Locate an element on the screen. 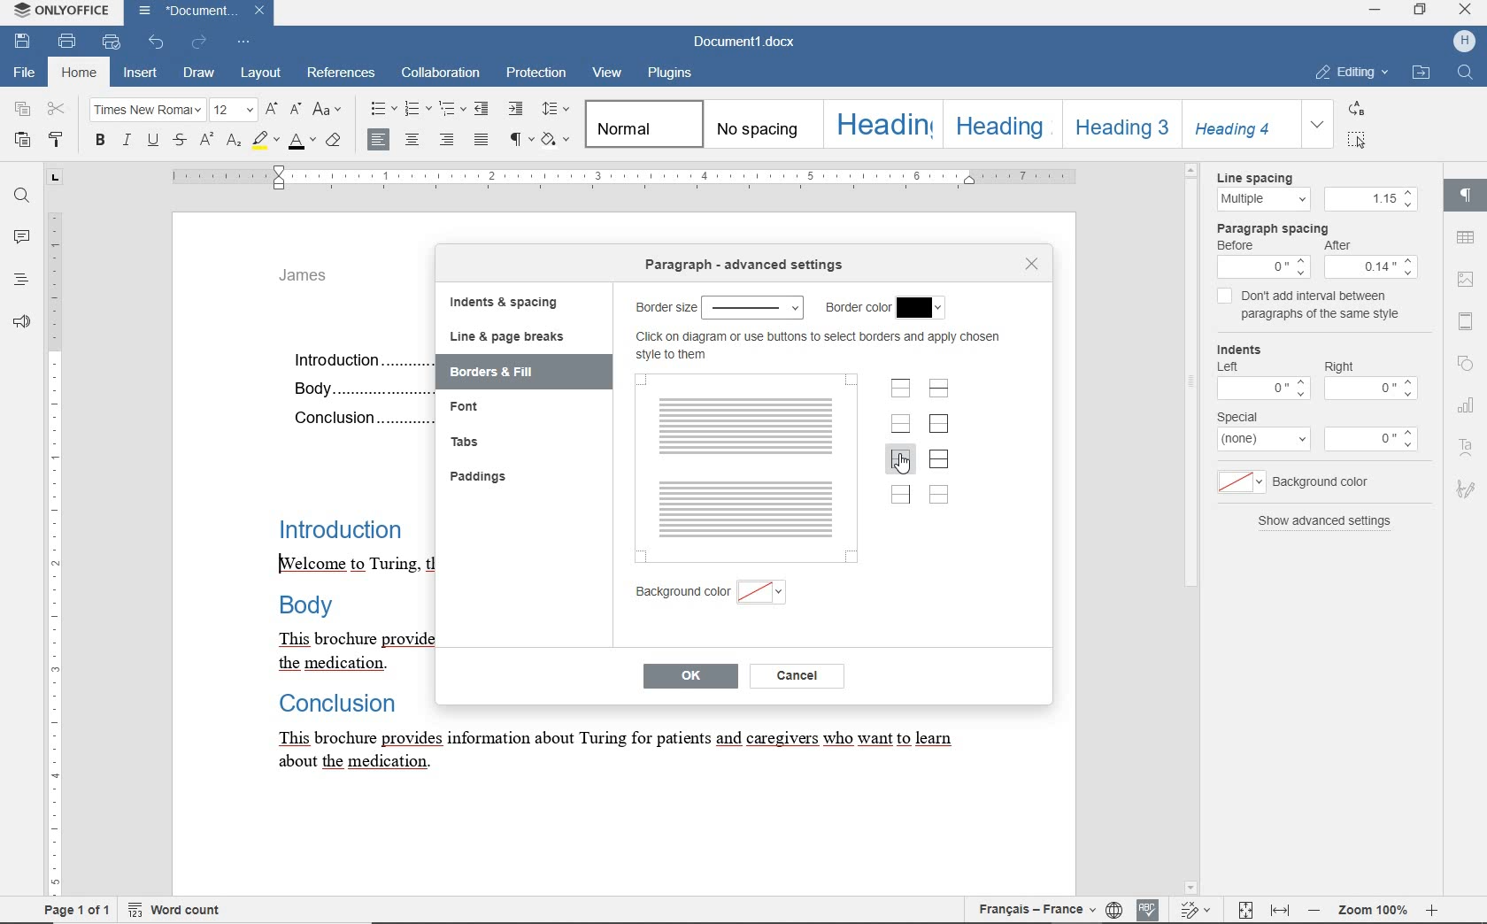 The height and width of the screenshot is (924, 1487). paragraph - advanced settings is located at coordinates (750, 266).